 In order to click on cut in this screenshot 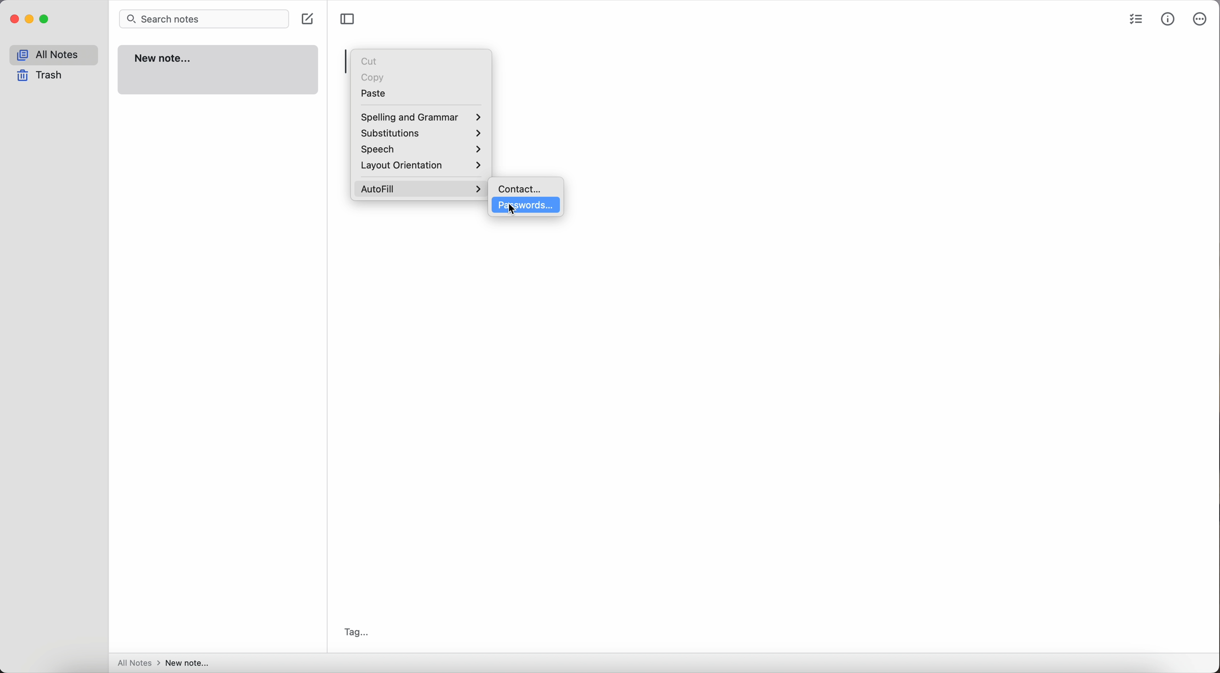, I will do `click(369, 60)`.